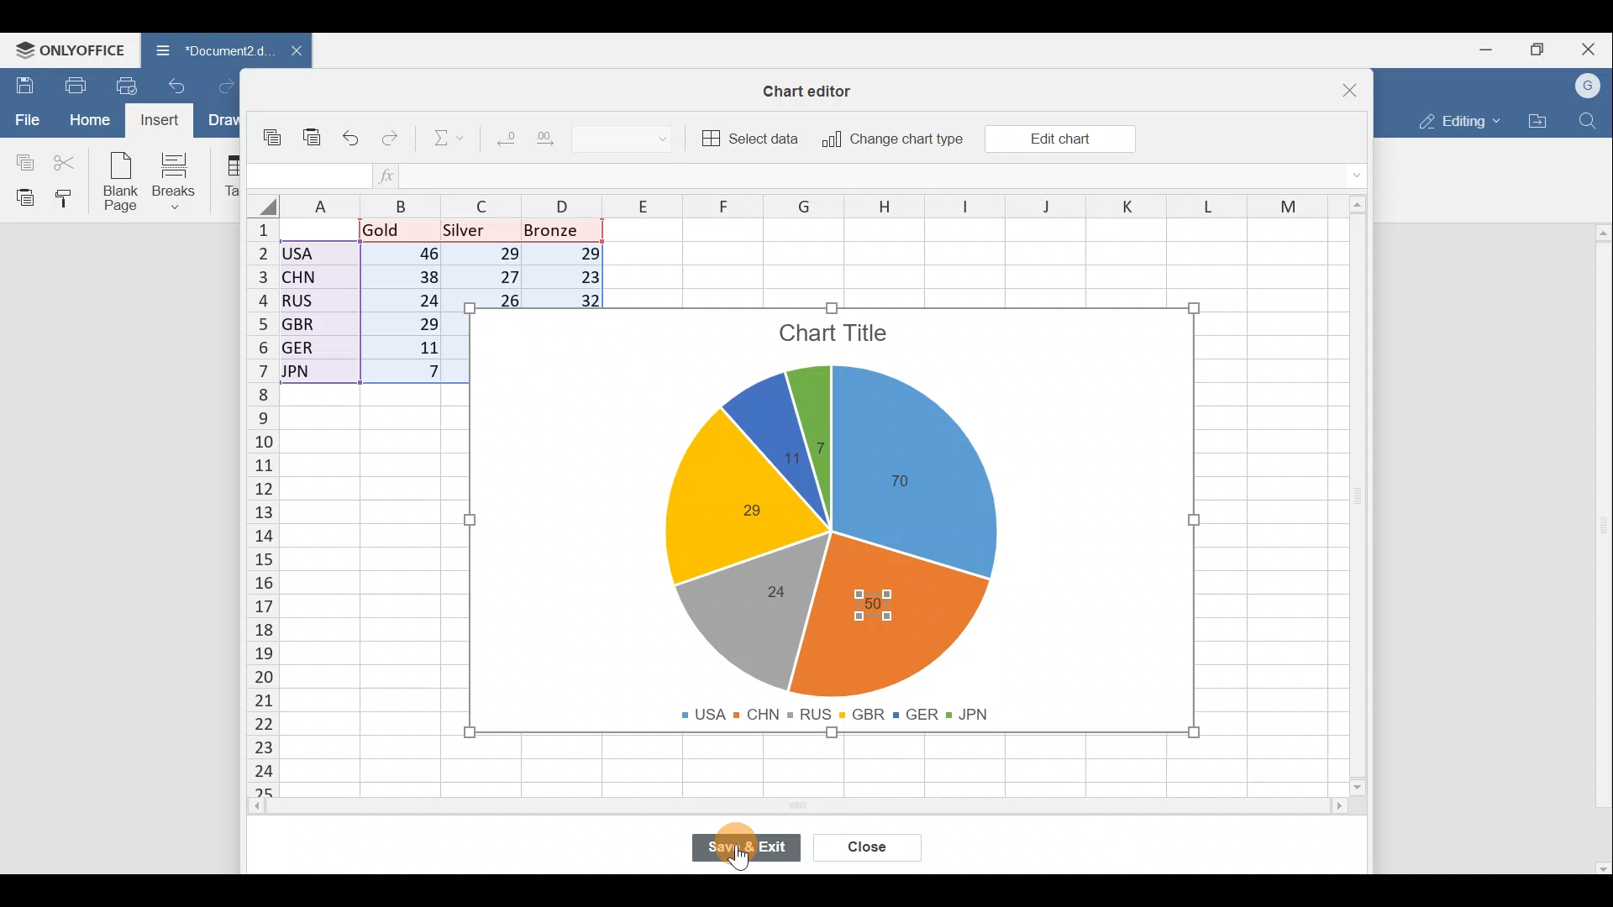 The image size is (1613, 907). Describe the element at coordinates (887, 140) in the screenshot. I see `Change chart type` at that location.